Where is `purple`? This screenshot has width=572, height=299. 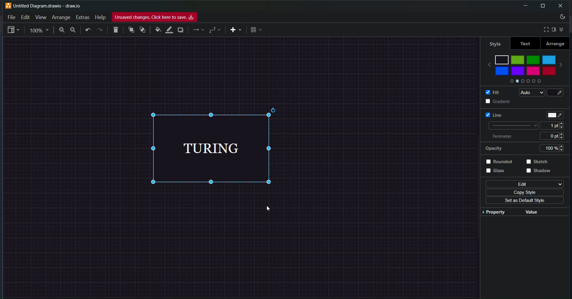 purple is located at coordinates (519, 71).